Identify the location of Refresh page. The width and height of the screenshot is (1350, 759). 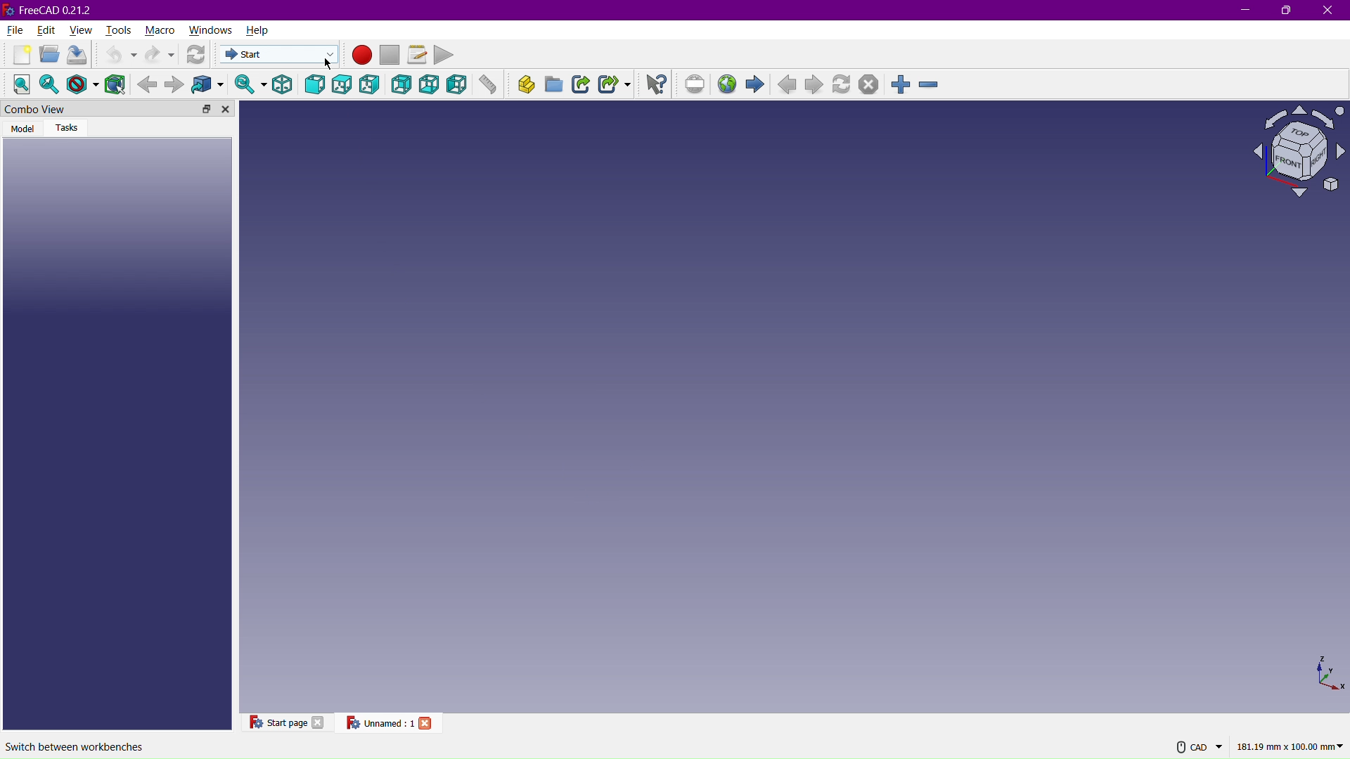
(843, 84).